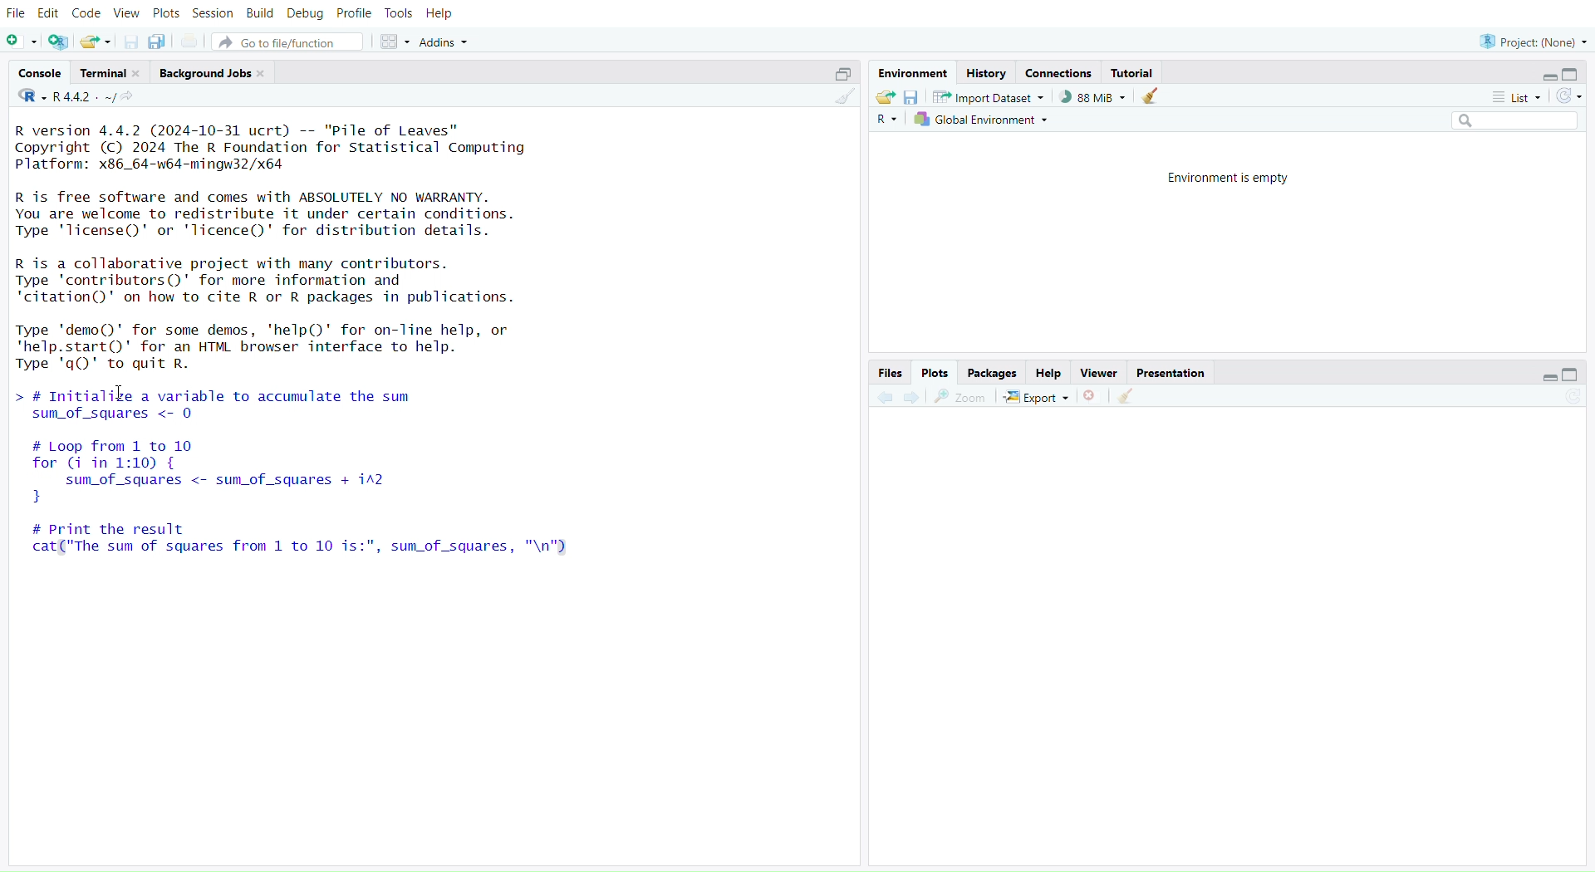 This screenshot has height=872, width=1595. What do you see at coordinates (130, 43) in the screenshot?
I see `save current document` at bounding box center [130, 43].